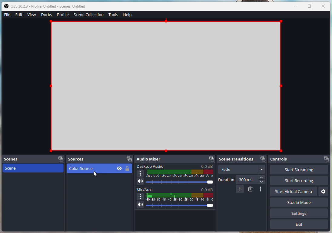  I want to click on Settings, so click(300, 214).